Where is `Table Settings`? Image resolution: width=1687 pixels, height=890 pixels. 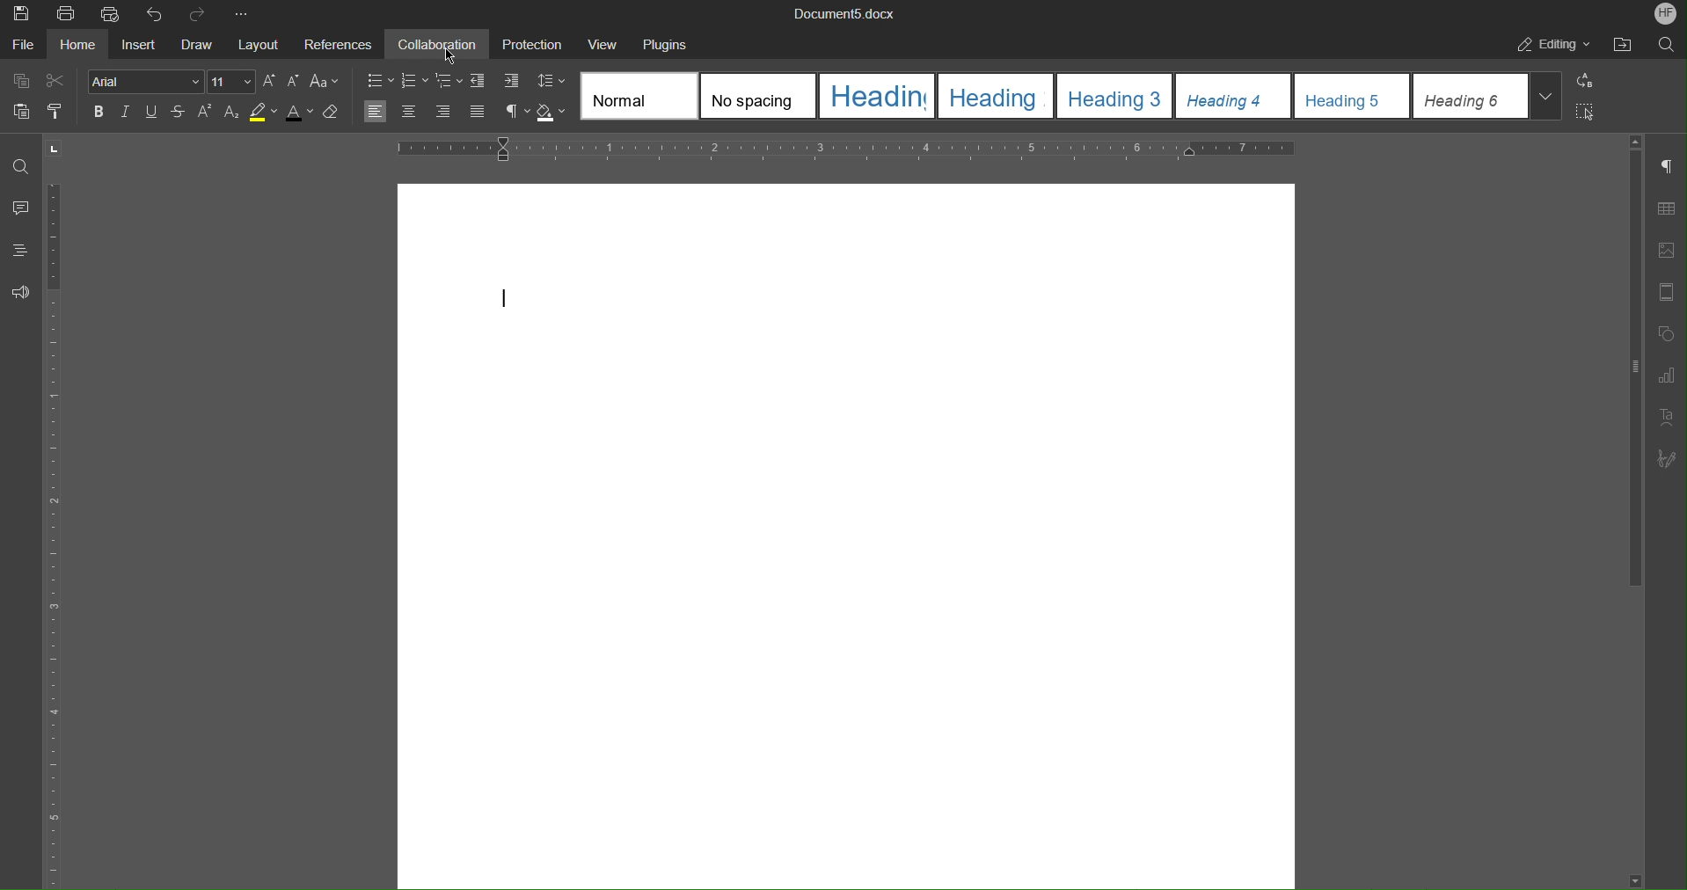 Table Settings is located at coordinates (1664, 210).